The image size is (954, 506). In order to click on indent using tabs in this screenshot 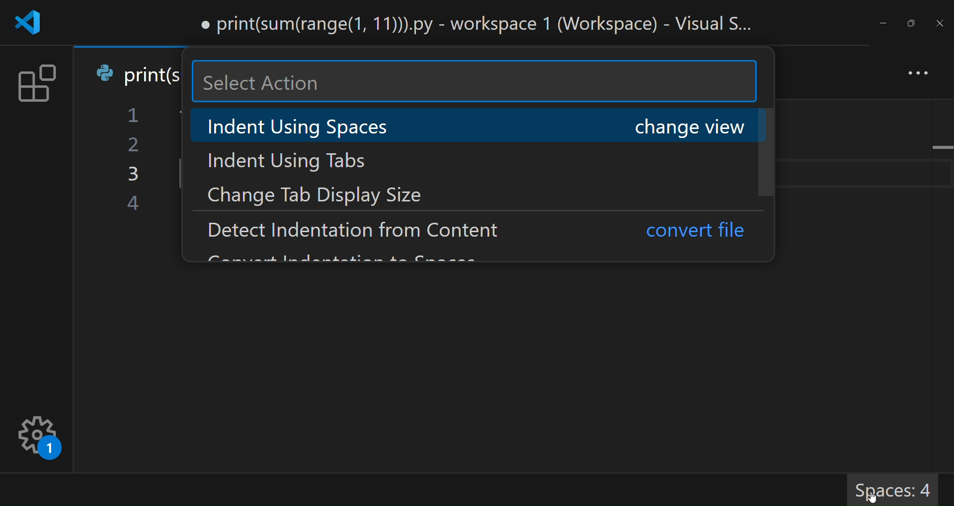, I will do `click(296, 161)`.